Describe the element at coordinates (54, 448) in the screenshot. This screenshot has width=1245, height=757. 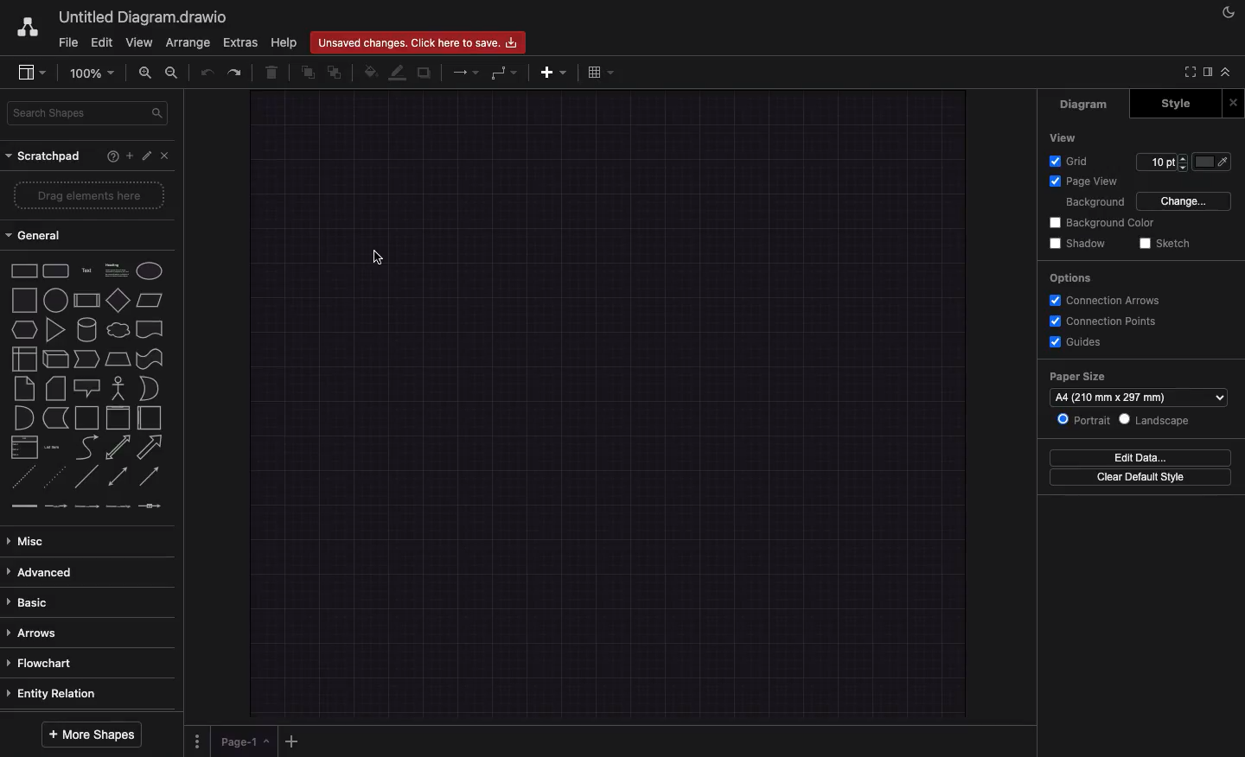
I see `list item` at that location.